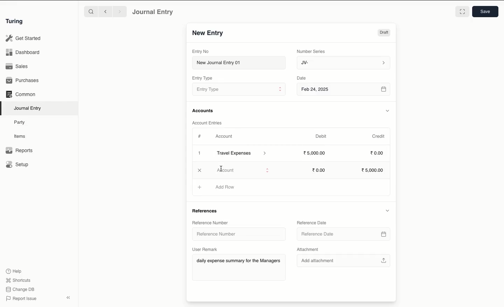 Image resolution: width=504 pixels, height=307 pixels. I want to click on Change DB, so click(20, 289).